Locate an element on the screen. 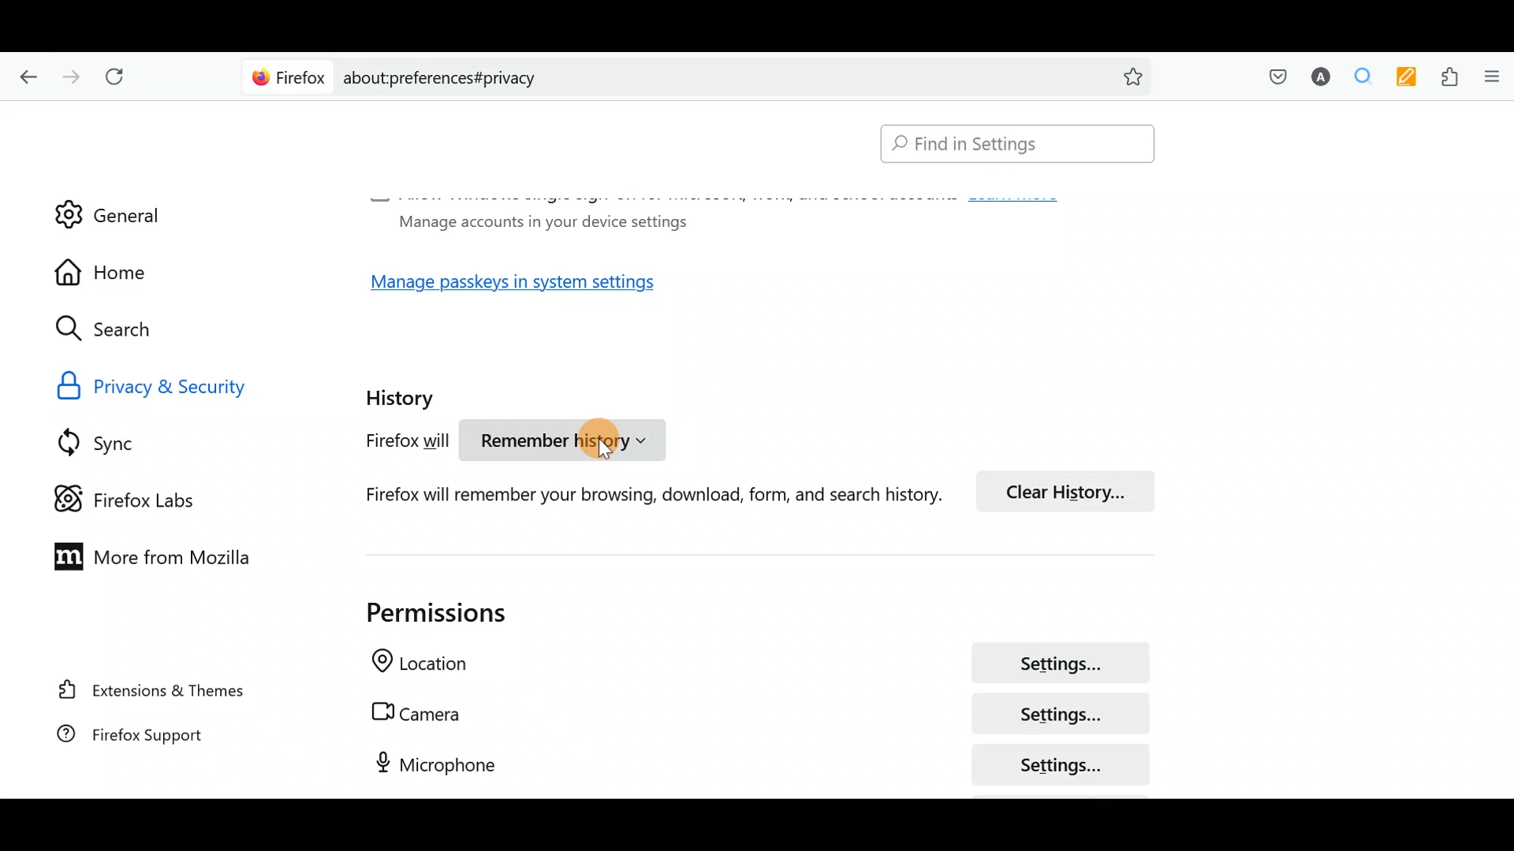  Reload current page is located at coordinates (120, 77).